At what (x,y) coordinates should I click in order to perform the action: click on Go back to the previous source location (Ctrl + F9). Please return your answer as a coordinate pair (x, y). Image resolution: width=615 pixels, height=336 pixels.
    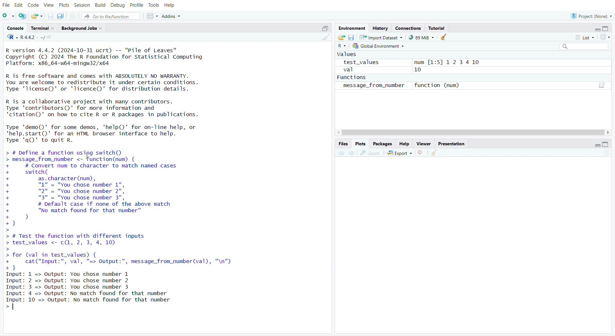
    Looking at the image, I should click on (341, 152).